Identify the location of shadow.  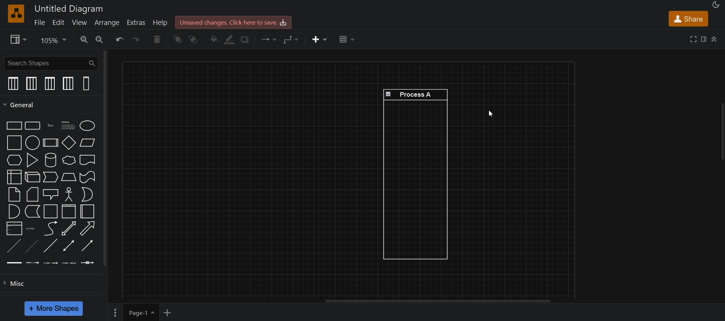
(248, 40).